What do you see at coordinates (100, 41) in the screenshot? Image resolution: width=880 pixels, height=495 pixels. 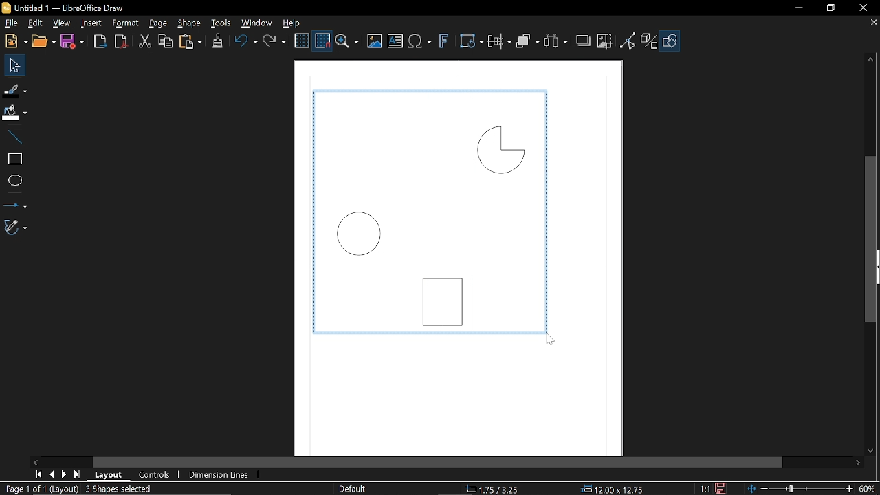 I see `Export` at bounding box center [100, 41].